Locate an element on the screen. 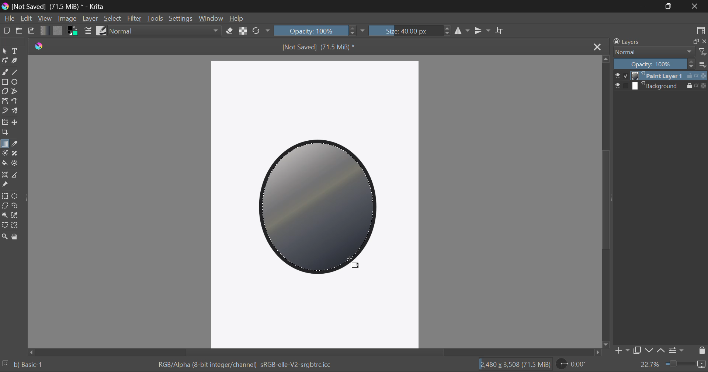 Image resolution: width=708 pixels, height=372 pixels. Scroll Bar is located at coordinates (604, 203).